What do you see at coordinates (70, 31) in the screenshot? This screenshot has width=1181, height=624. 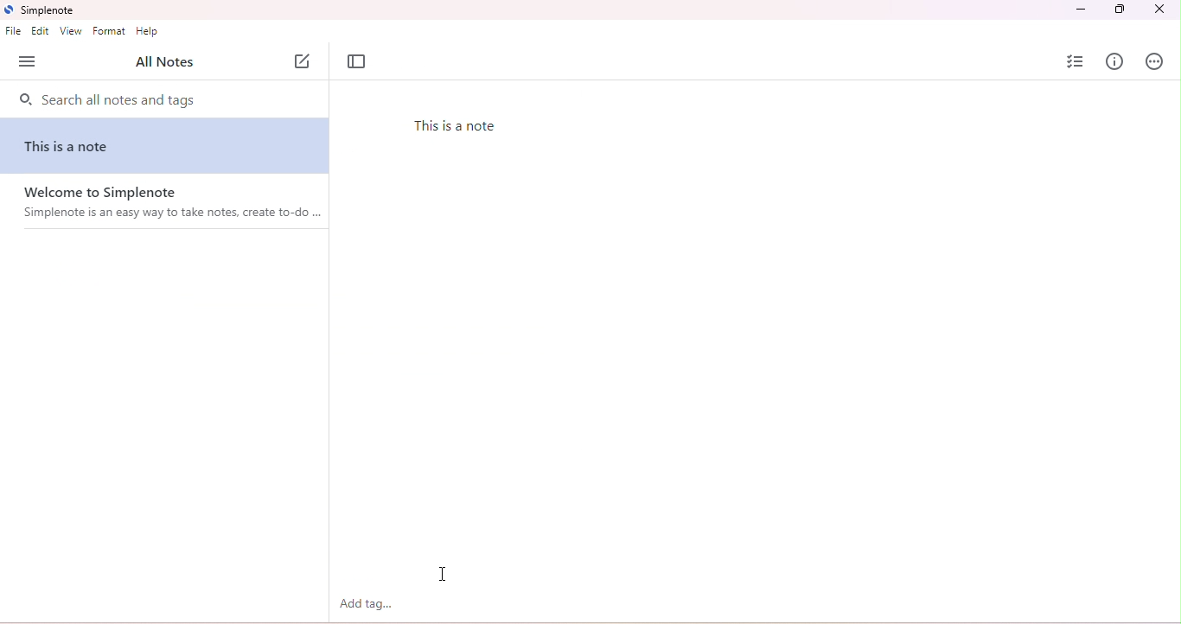 I see `view` at bounding box center [70, 31].